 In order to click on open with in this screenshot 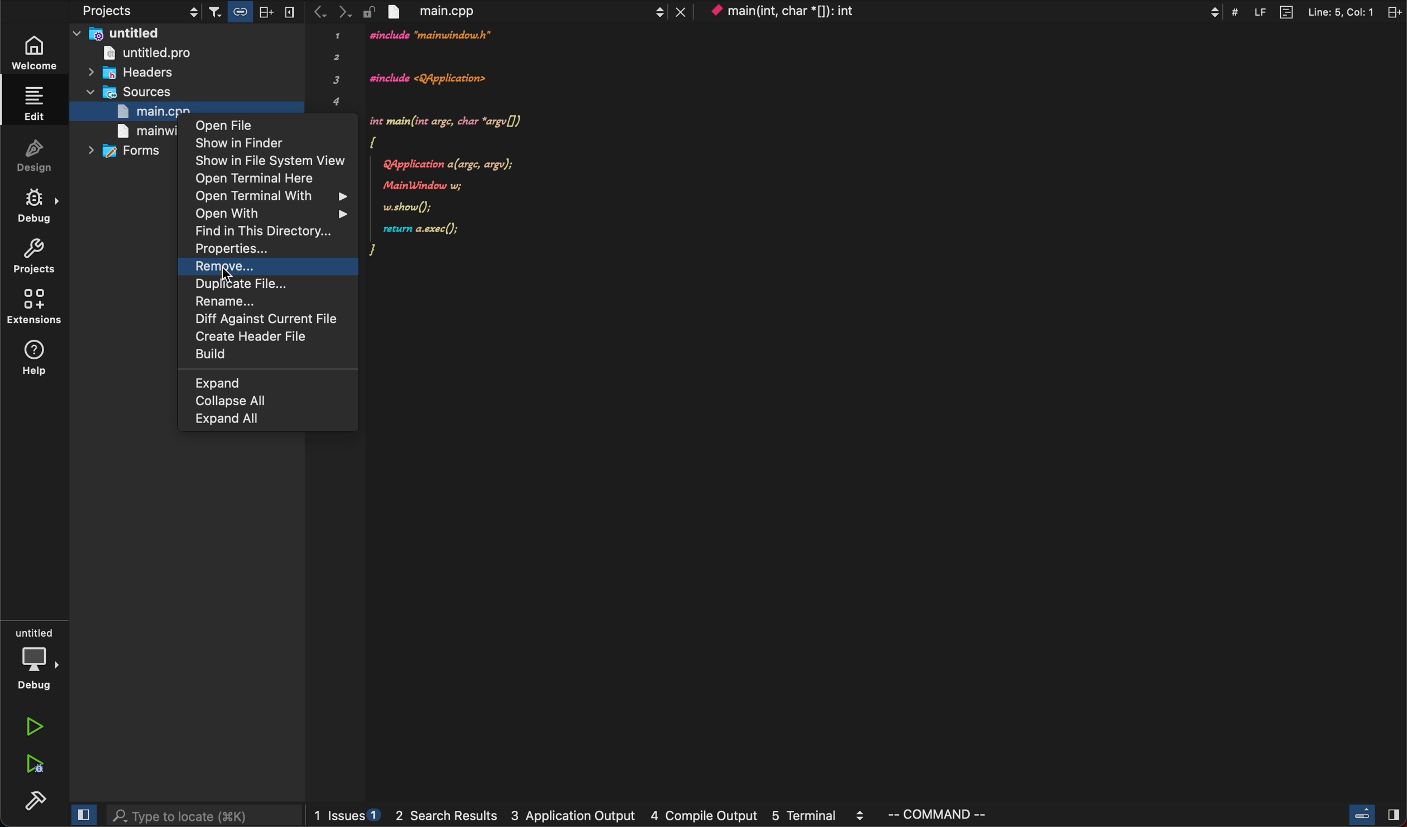, I will do `click(272, 198)`.